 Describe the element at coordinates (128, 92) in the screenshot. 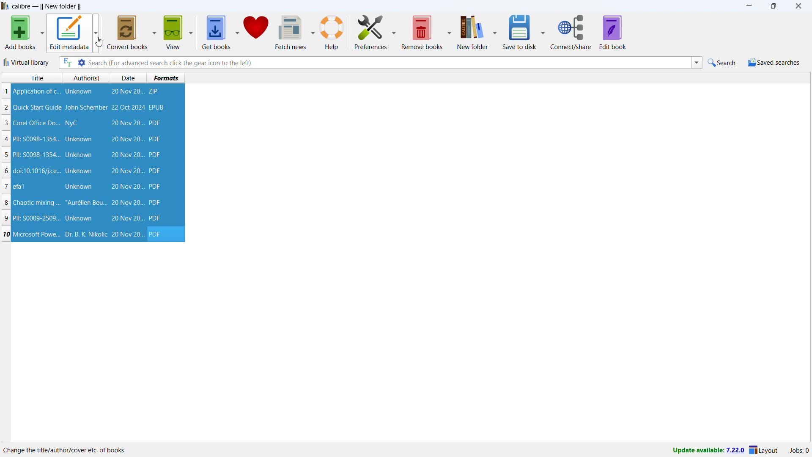

I see `20 Nov 20...` at that location.